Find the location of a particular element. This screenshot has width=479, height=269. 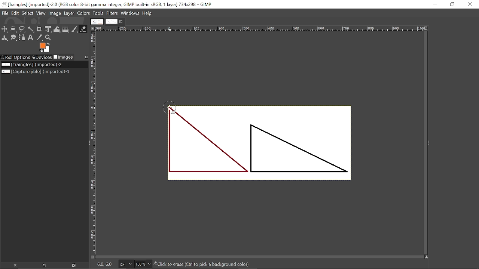

File is located at coordinates (5, 13).